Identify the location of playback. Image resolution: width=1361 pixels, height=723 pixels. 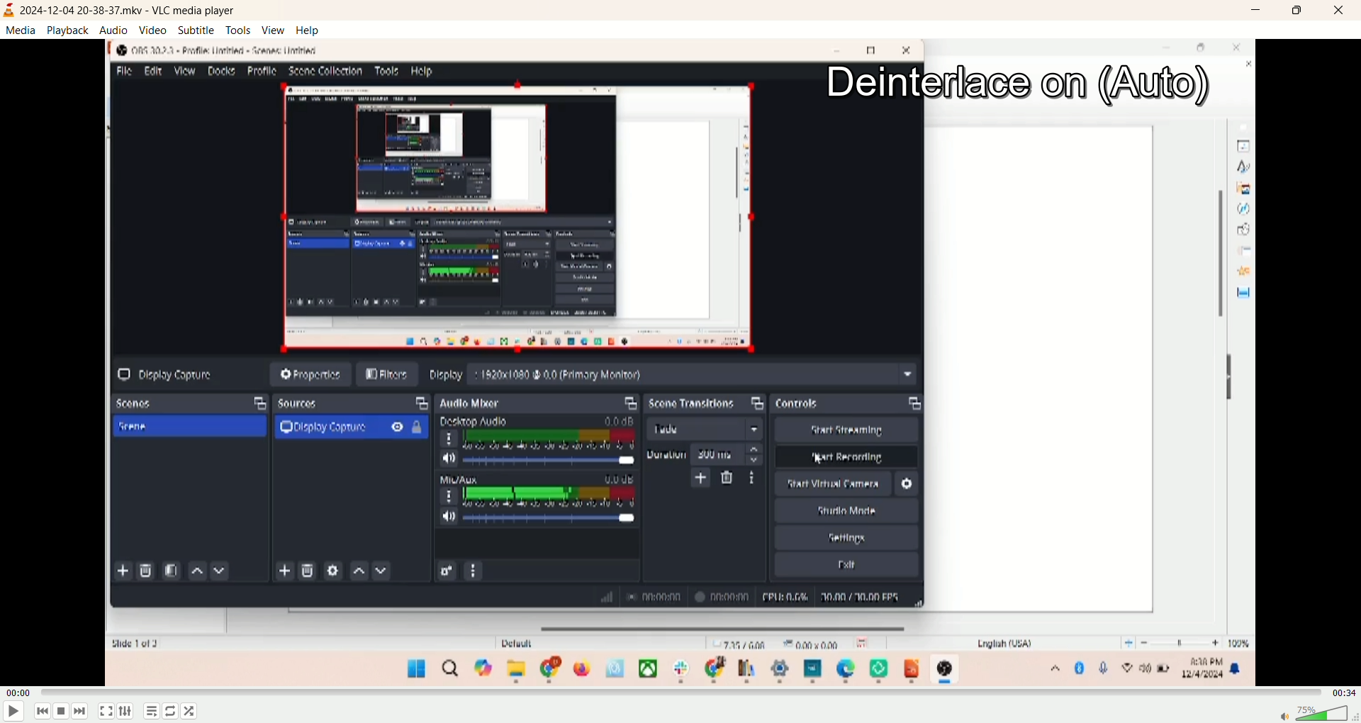
(68, 30).